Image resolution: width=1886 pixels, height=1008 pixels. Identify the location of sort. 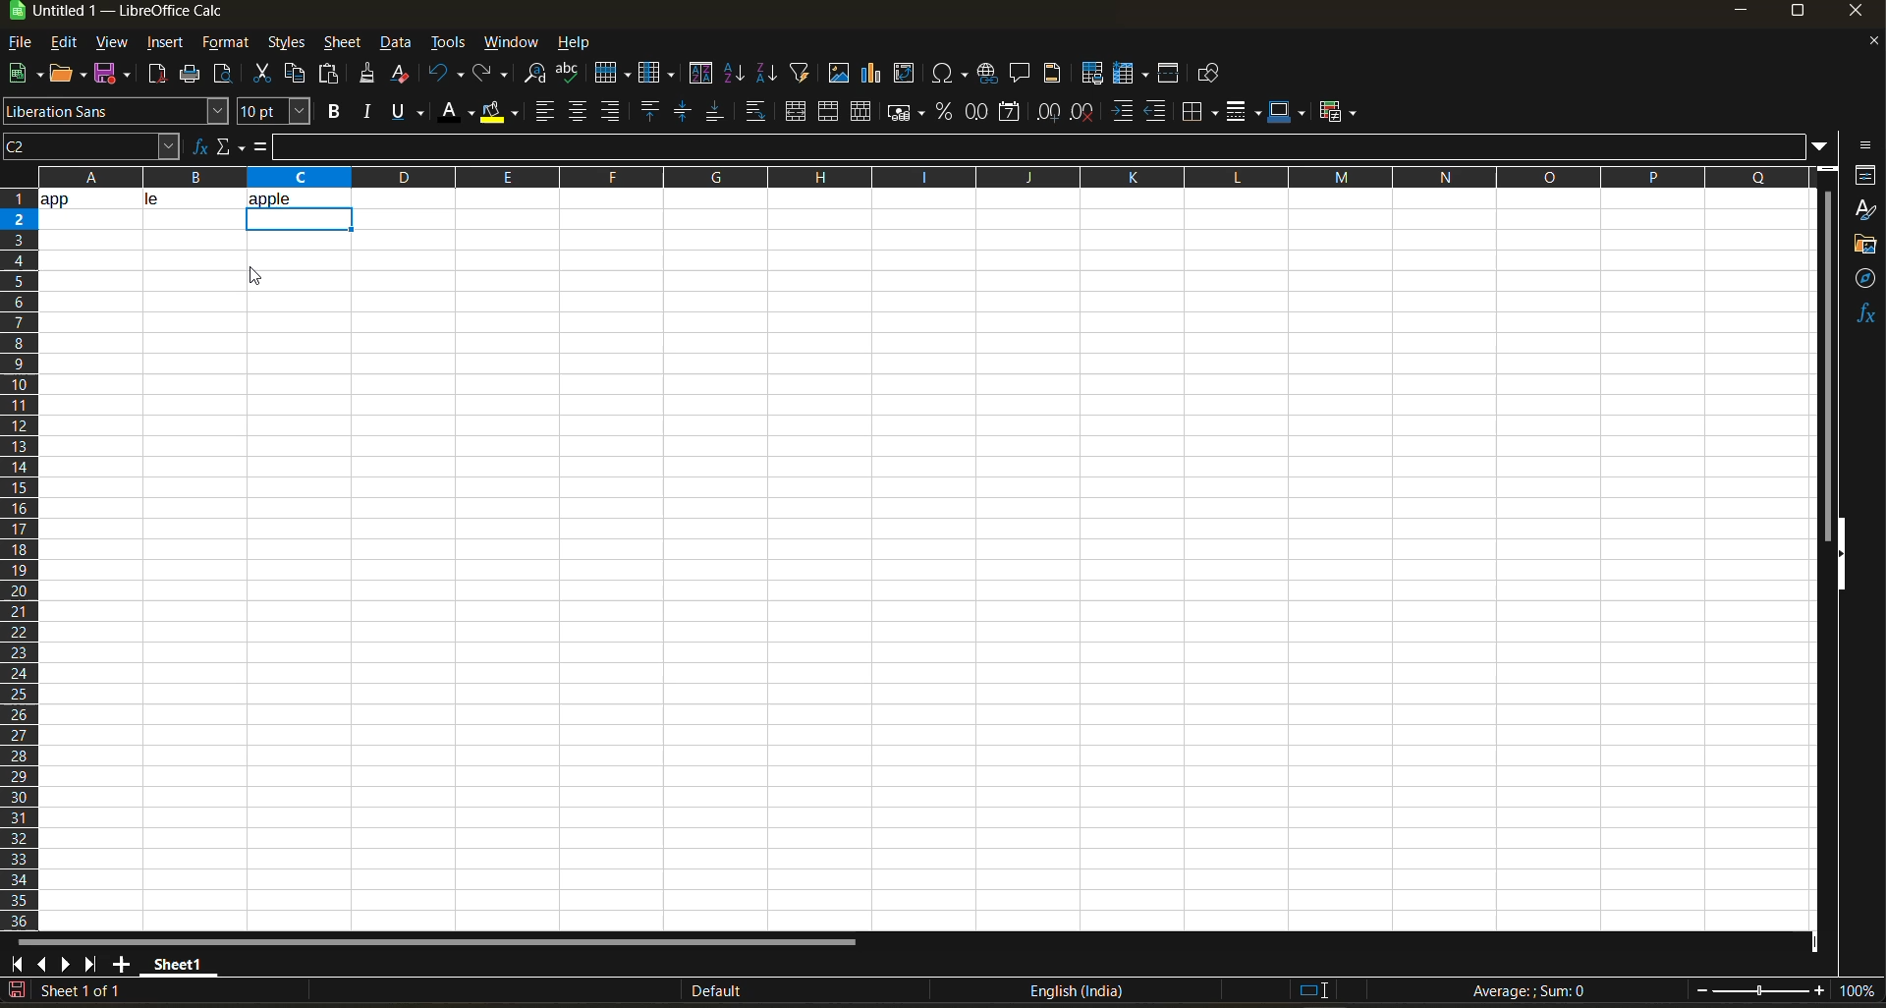
(705, 74).